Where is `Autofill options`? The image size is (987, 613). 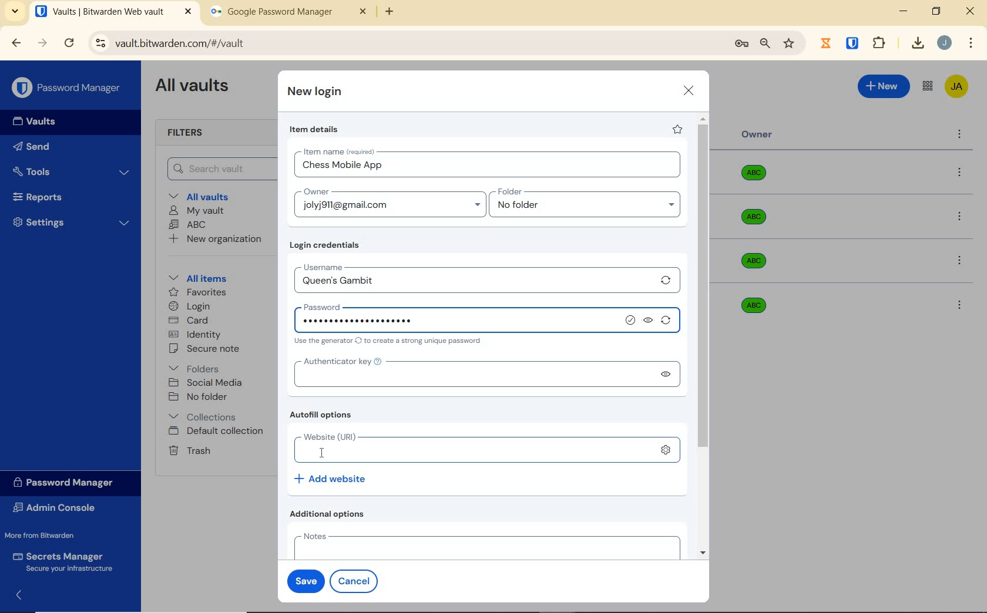 Autofill options is located at coordinates (324, 416).